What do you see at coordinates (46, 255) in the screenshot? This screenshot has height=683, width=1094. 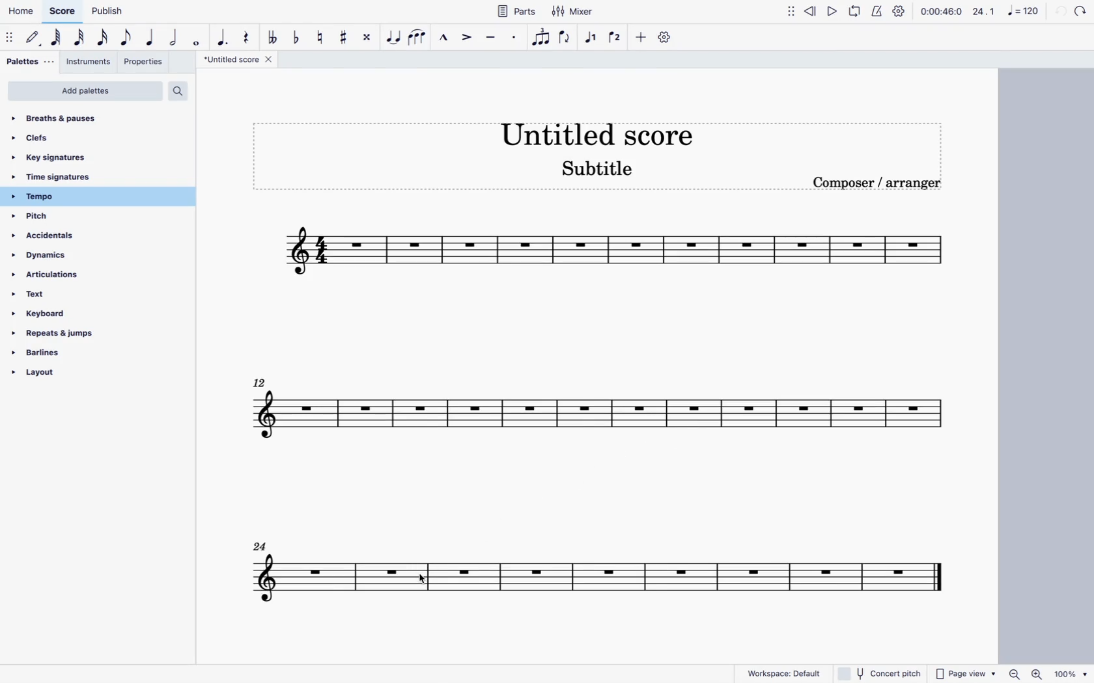 I see `dynamics` at bounding box center [46, 255].